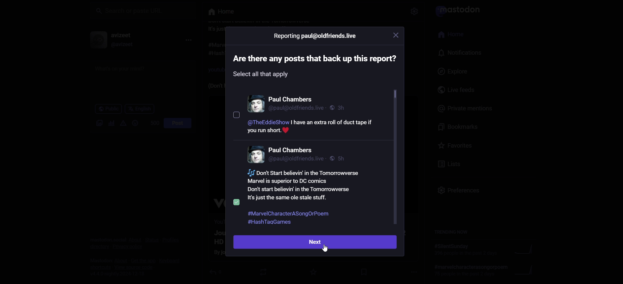 The image size is (623, 284). What do you see at coordinates (447, 164) in the screenshot?
I see `lists` at bounding box center [447, 164].